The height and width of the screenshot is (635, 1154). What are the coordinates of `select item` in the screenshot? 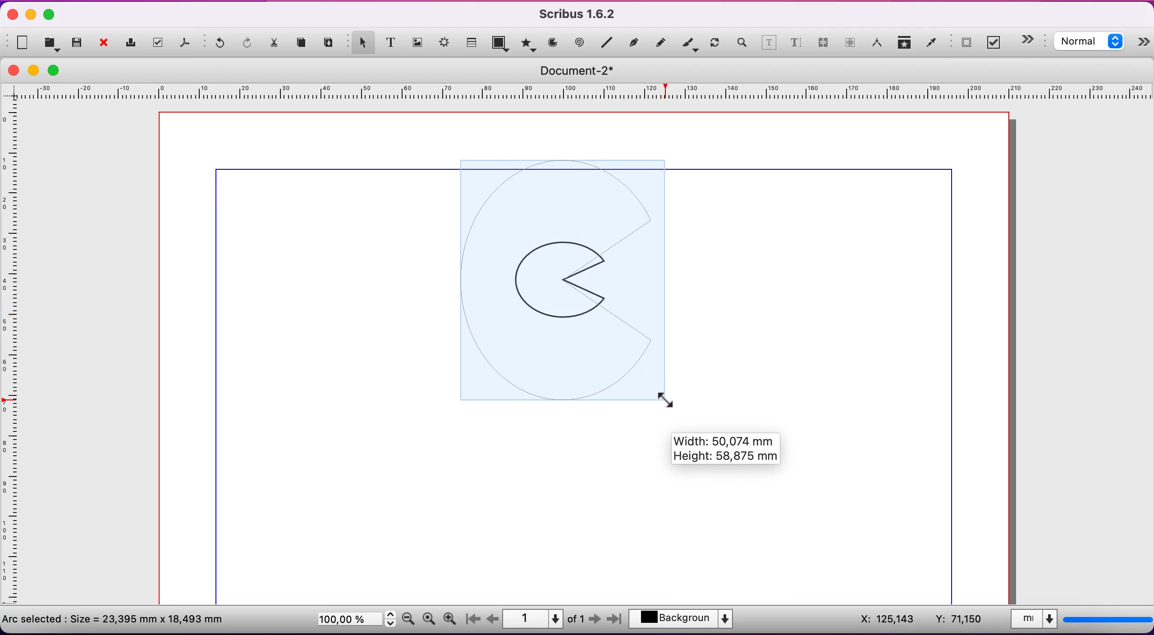 It's located at (361, 41).